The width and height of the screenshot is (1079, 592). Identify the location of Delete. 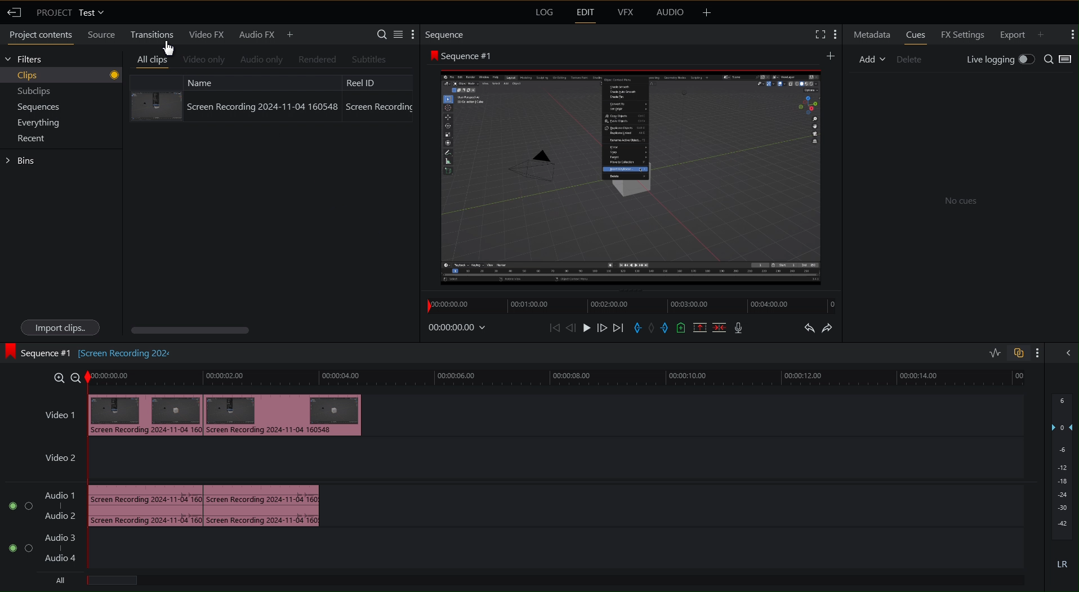
(910, 59).